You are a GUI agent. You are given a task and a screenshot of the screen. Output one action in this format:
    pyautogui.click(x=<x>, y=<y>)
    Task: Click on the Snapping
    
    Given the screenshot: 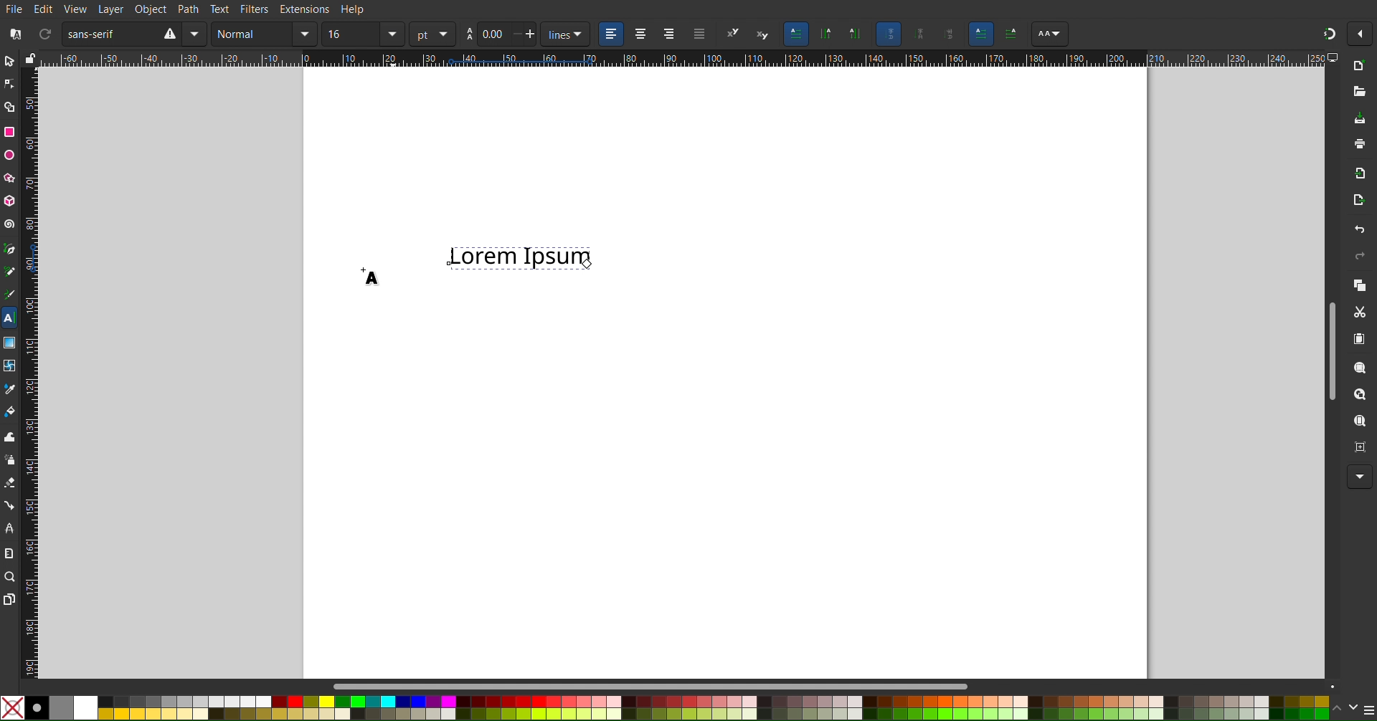 What is the action you would take?
    pyautogui.click(x=1329, y=34)
    